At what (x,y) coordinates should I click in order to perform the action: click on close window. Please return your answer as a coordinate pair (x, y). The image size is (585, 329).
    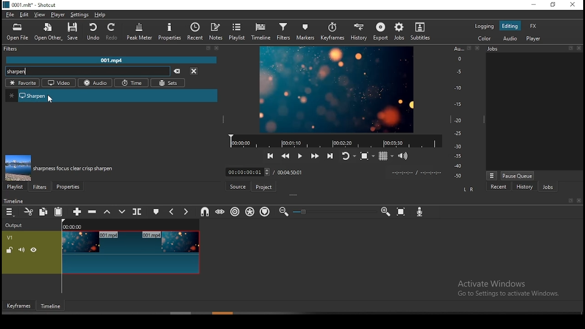
    Looking at the image, I should click on (572, 5).